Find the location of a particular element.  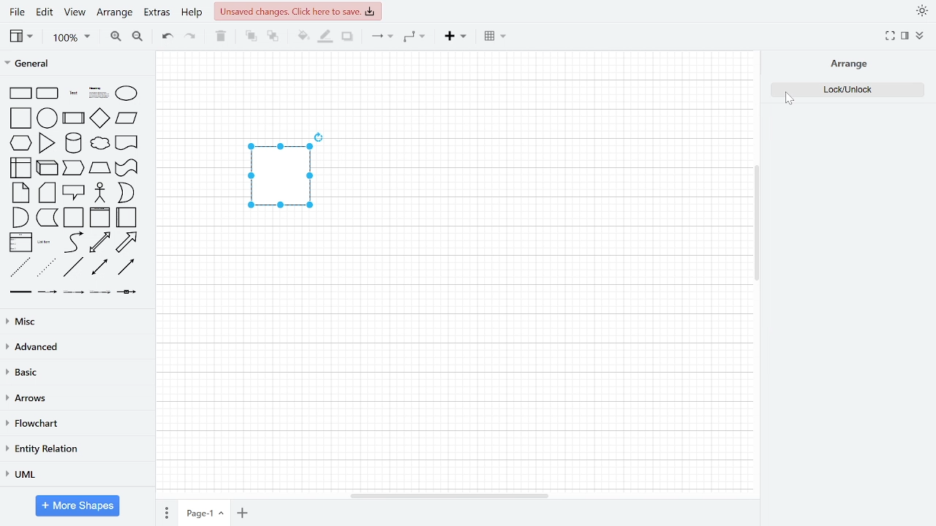

connector with symbol is located at coordinates (125, 294).